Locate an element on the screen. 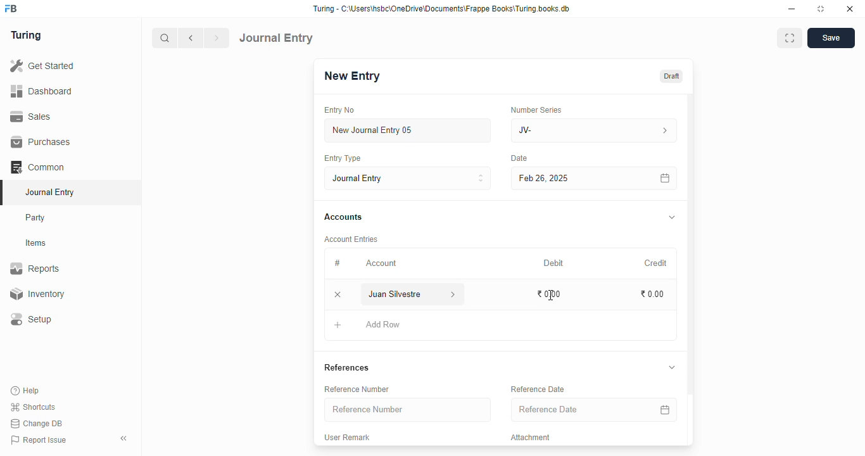 This screenshot has width=865, height=456. reference date is located at coordinates (576, 410).